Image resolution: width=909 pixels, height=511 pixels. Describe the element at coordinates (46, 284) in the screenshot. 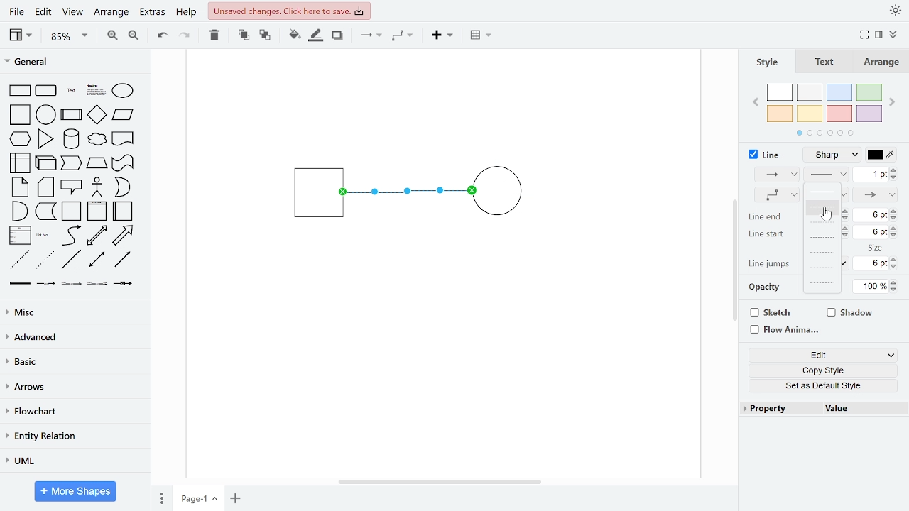

I see `connector with label` at that location.